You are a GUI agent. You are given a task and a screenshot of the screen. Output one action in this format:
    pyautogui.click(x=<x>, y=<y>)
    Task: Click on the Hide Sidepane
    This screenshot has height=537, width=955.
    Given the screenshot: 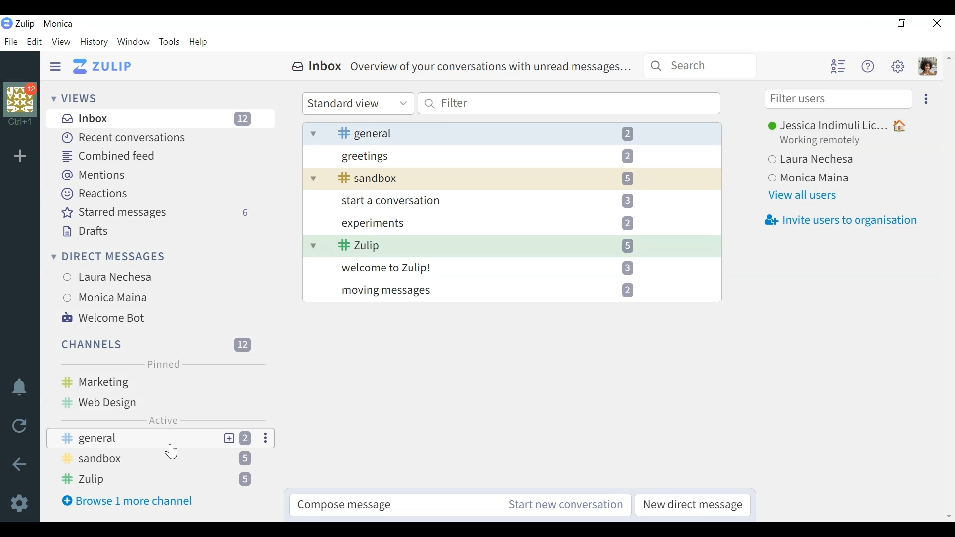 What is the action you would take?
    pyautogui.click(x=56, y=67)
    